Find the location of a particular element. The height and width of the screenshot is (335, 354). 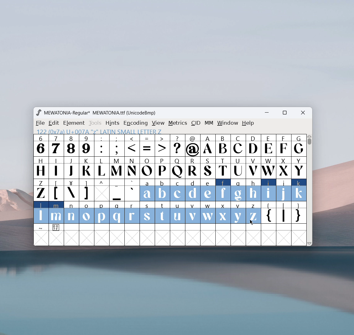

S is located at coordinates (208, 168).